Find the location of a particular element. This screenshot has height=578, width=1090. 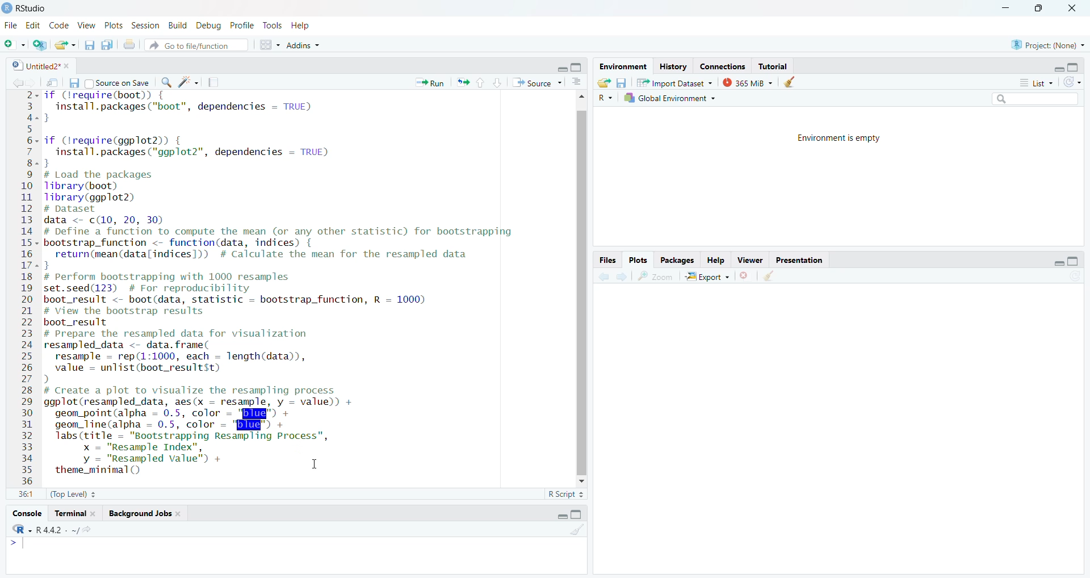

 Untitled2 is located at coordinates (48, 66).